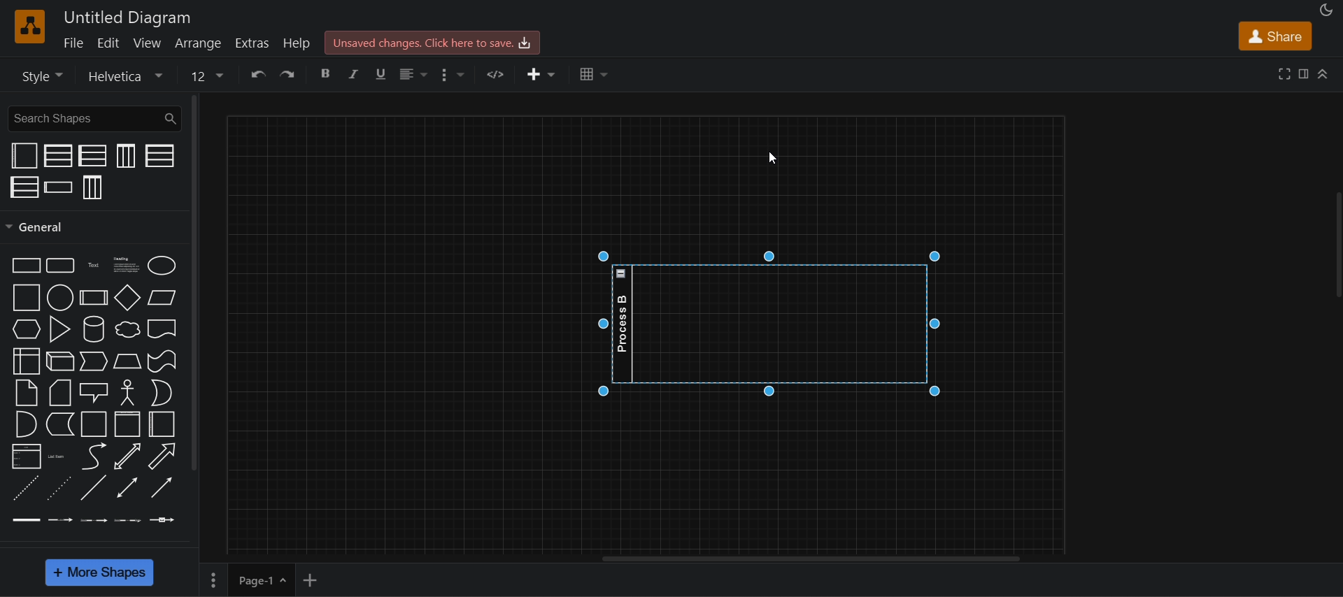 This screenshot has width=1343, height=597. Describe the element at coordinates (774, 318) in the screenshot. I see `horizontal swim lane` at that location.